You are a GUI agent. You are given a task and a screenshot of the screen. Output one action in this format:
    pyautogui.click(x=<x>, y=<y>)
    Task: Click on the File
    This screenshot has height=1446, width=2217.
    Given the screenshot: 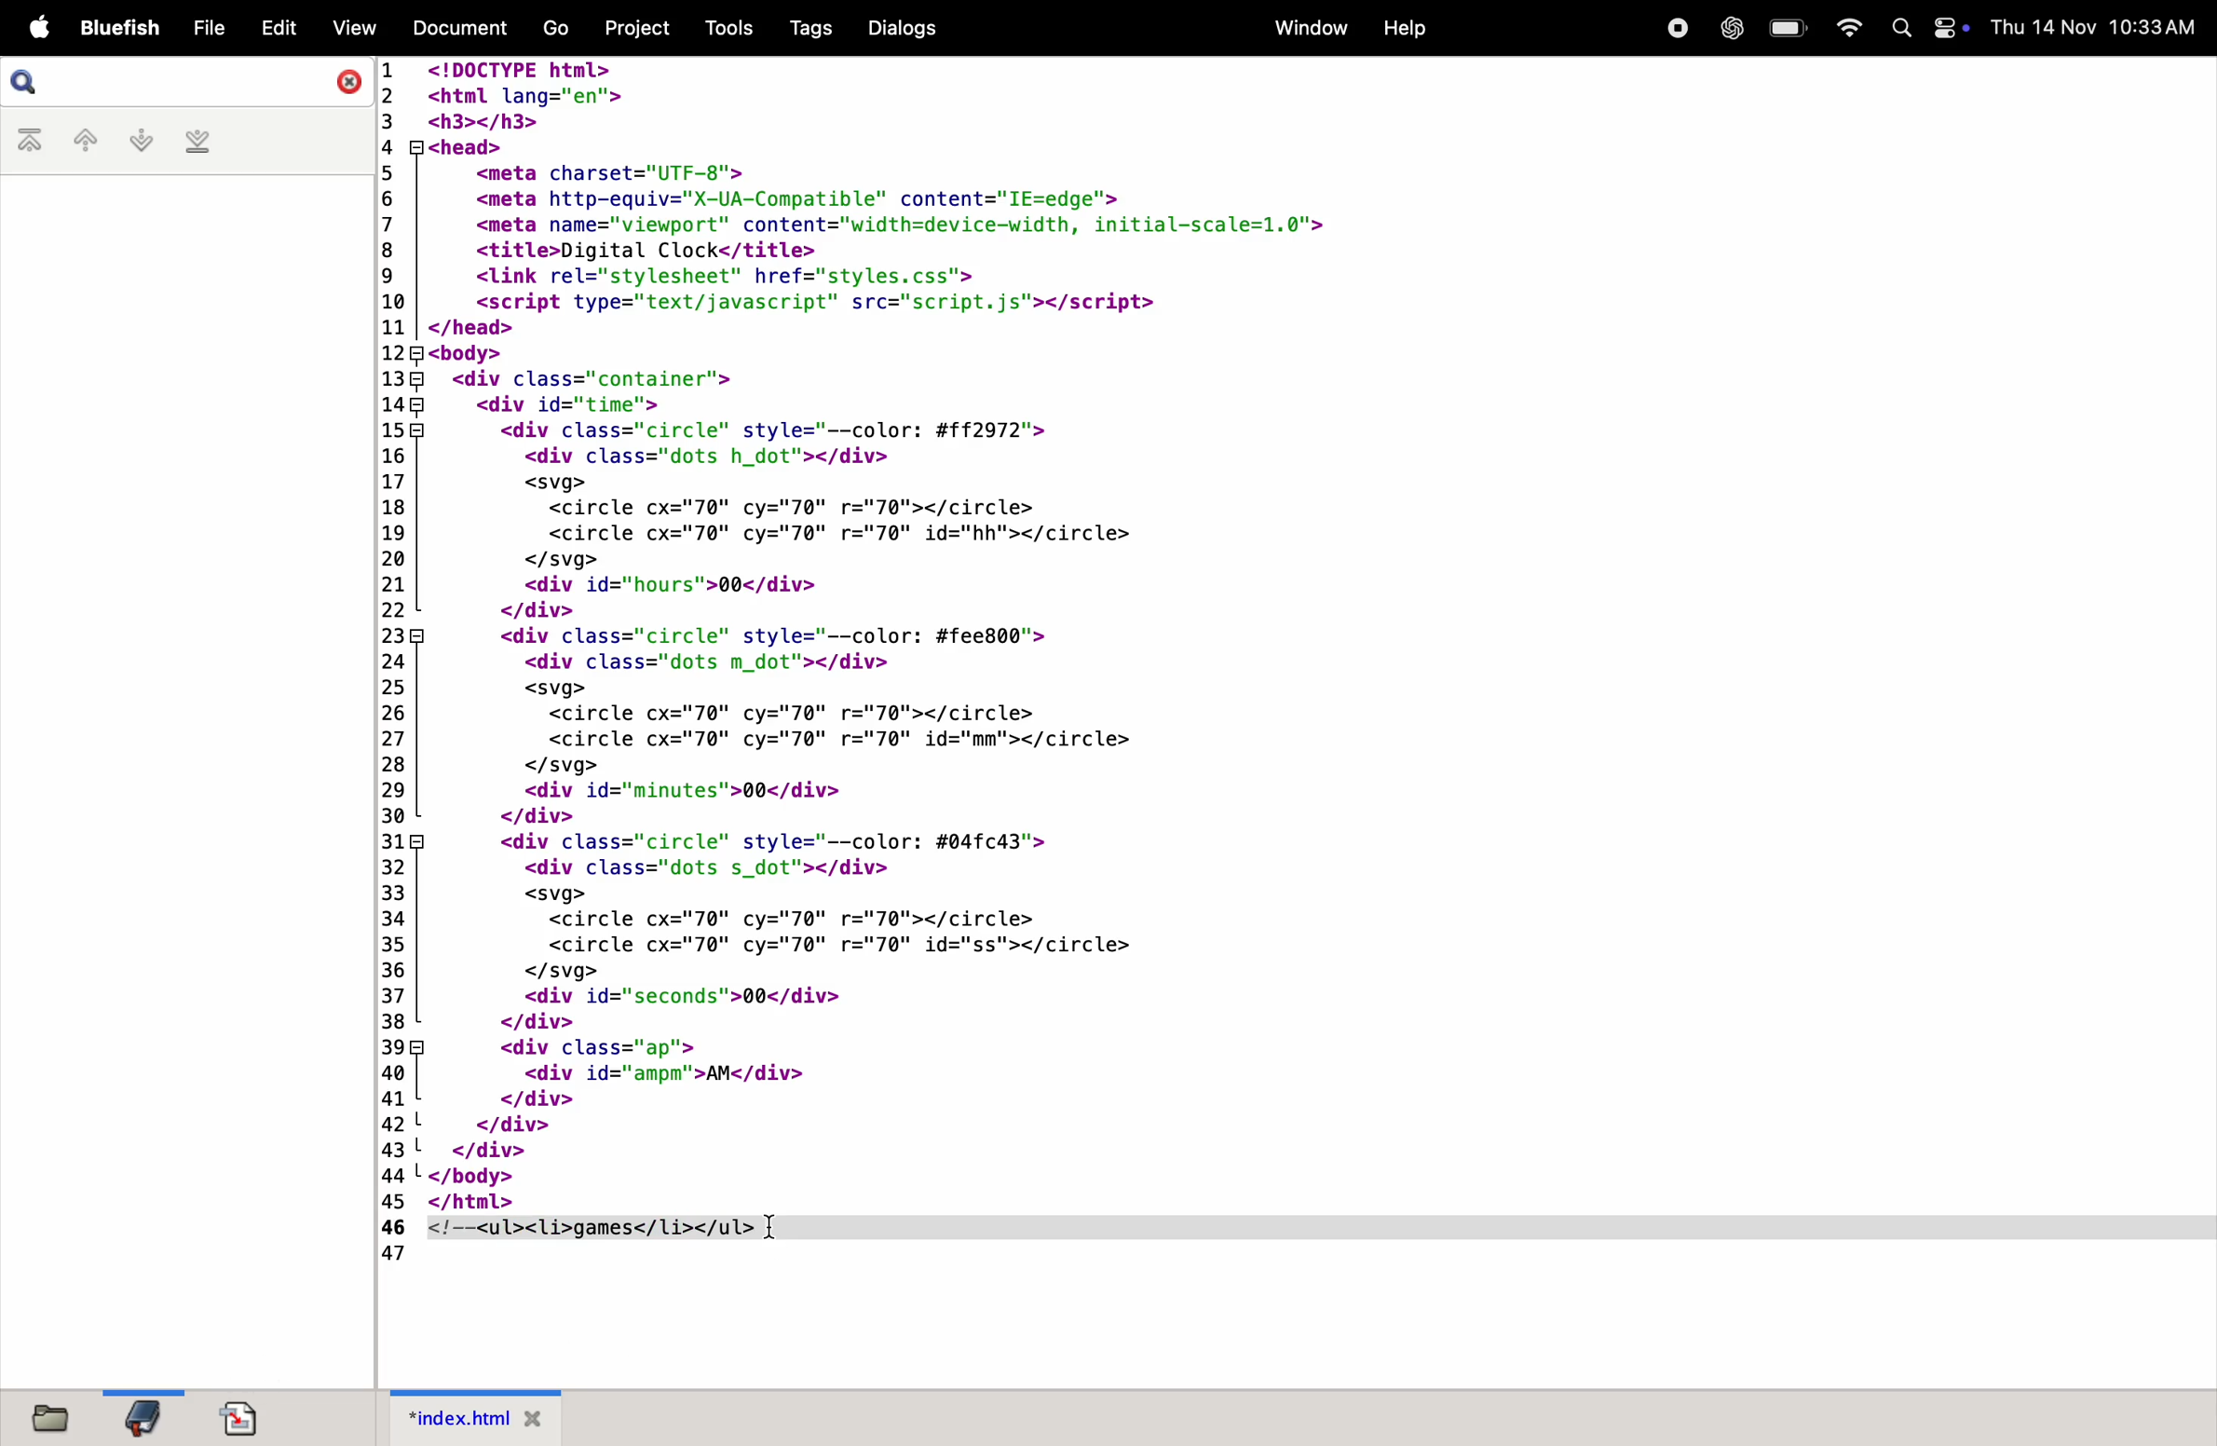 What is the action you would take?
    pyautogui.click(x=210, y=28)
    